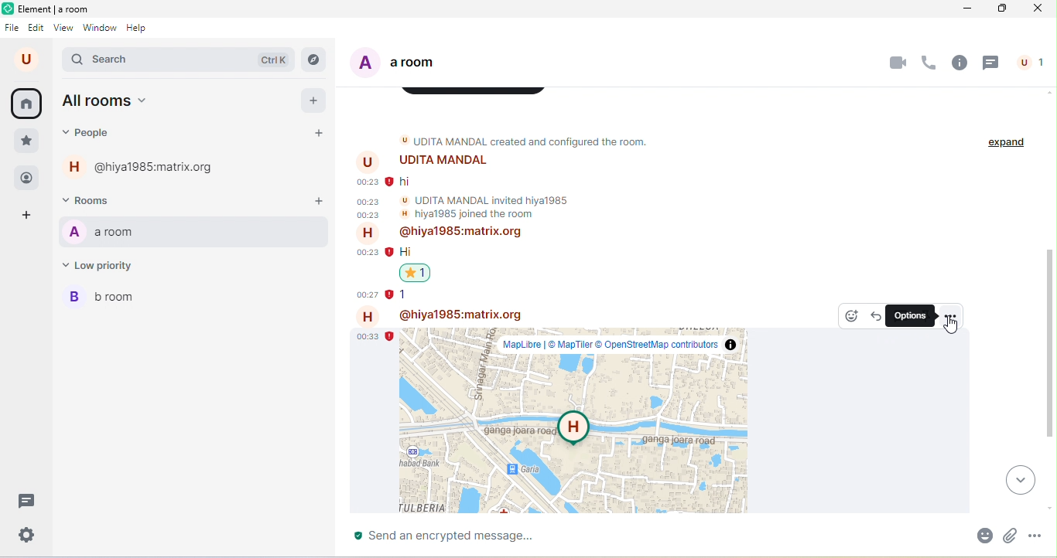  I want to click on react, so click(851, 316).